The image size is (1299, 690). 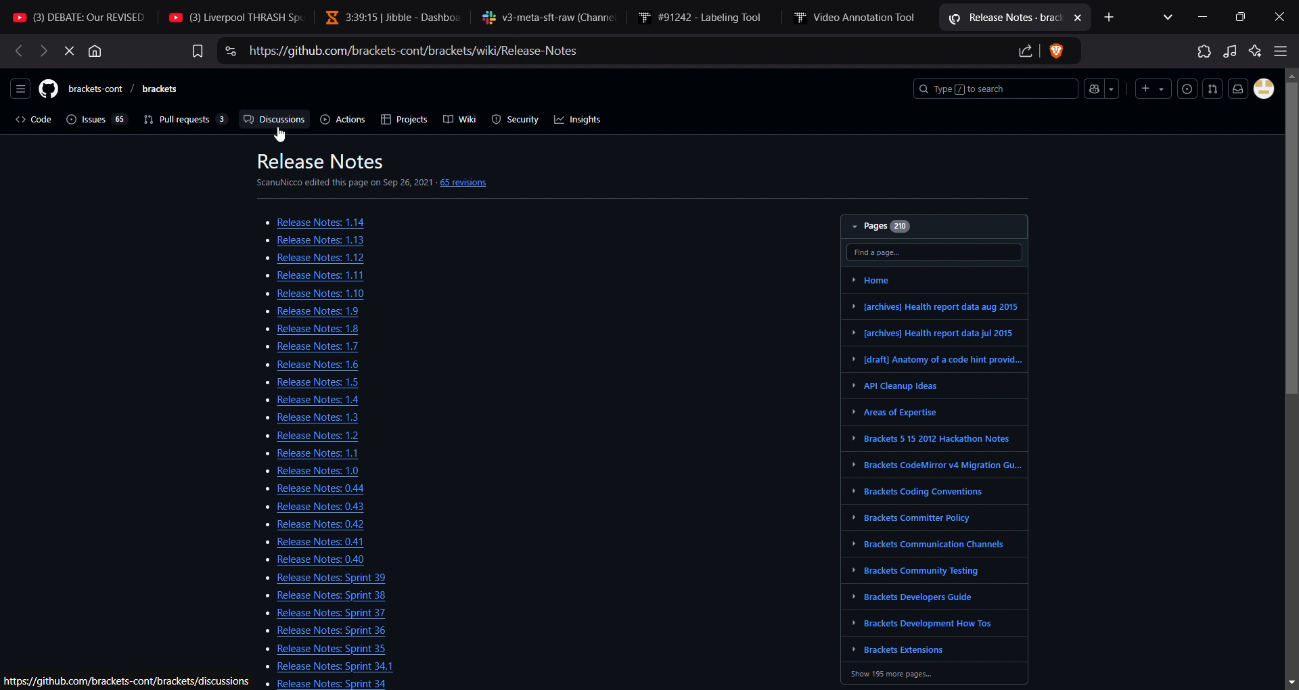 I want to click on o Release Notes: 0.44, so click(x=311, y=488).